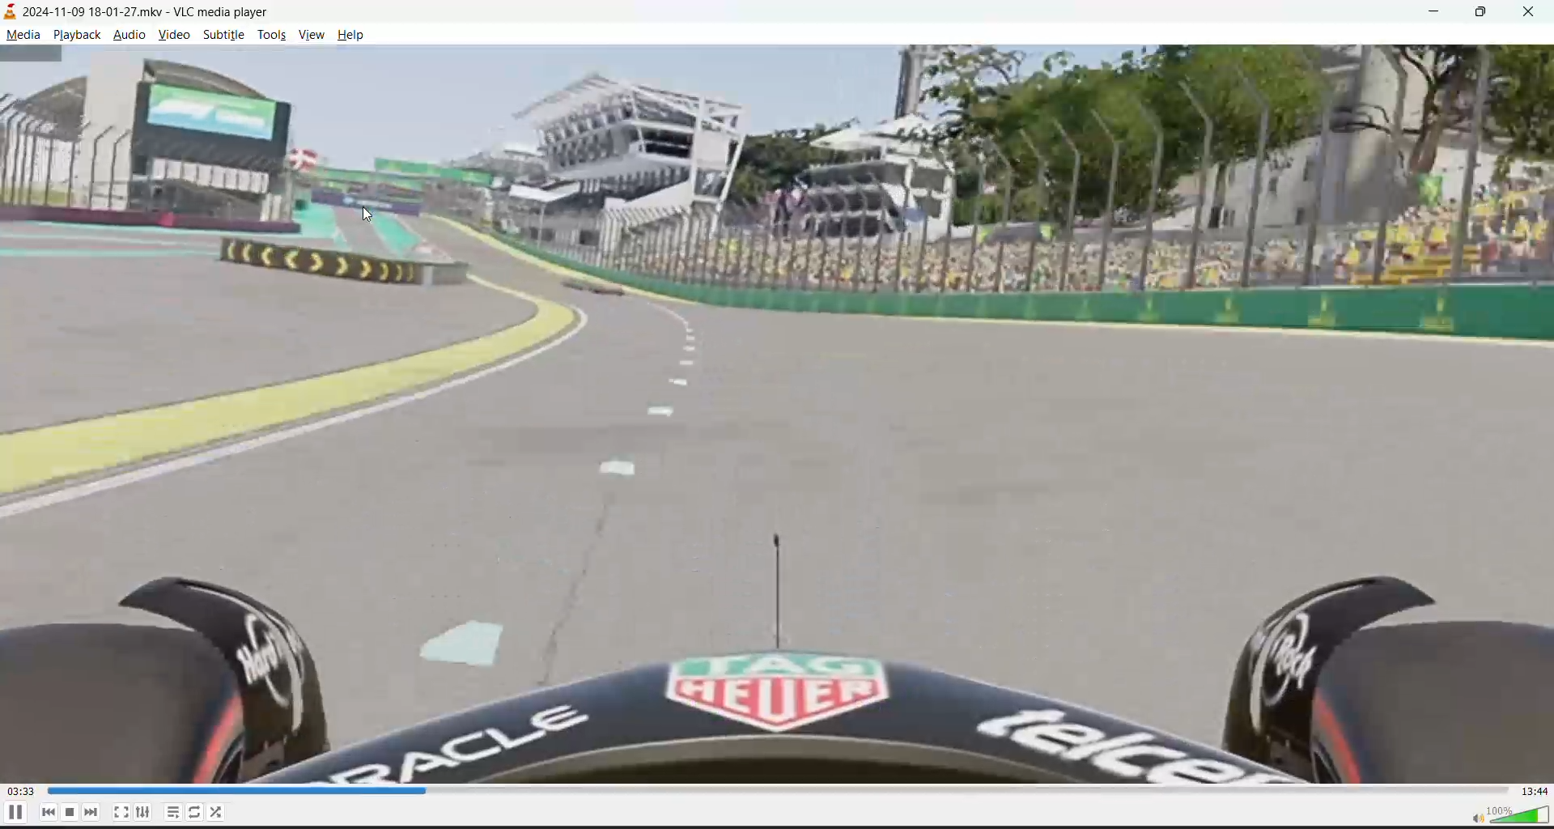  I want to click on playing zoomed in video, so click(777, 412).